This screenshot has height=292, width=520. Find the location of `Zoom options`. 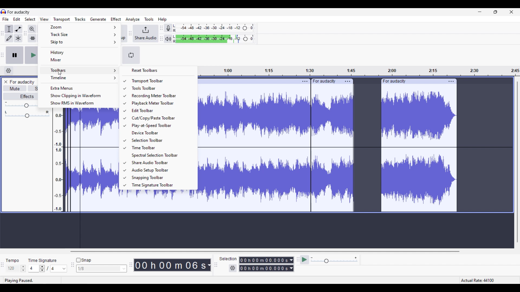

Zoom options is located at coordinates (79, 27).